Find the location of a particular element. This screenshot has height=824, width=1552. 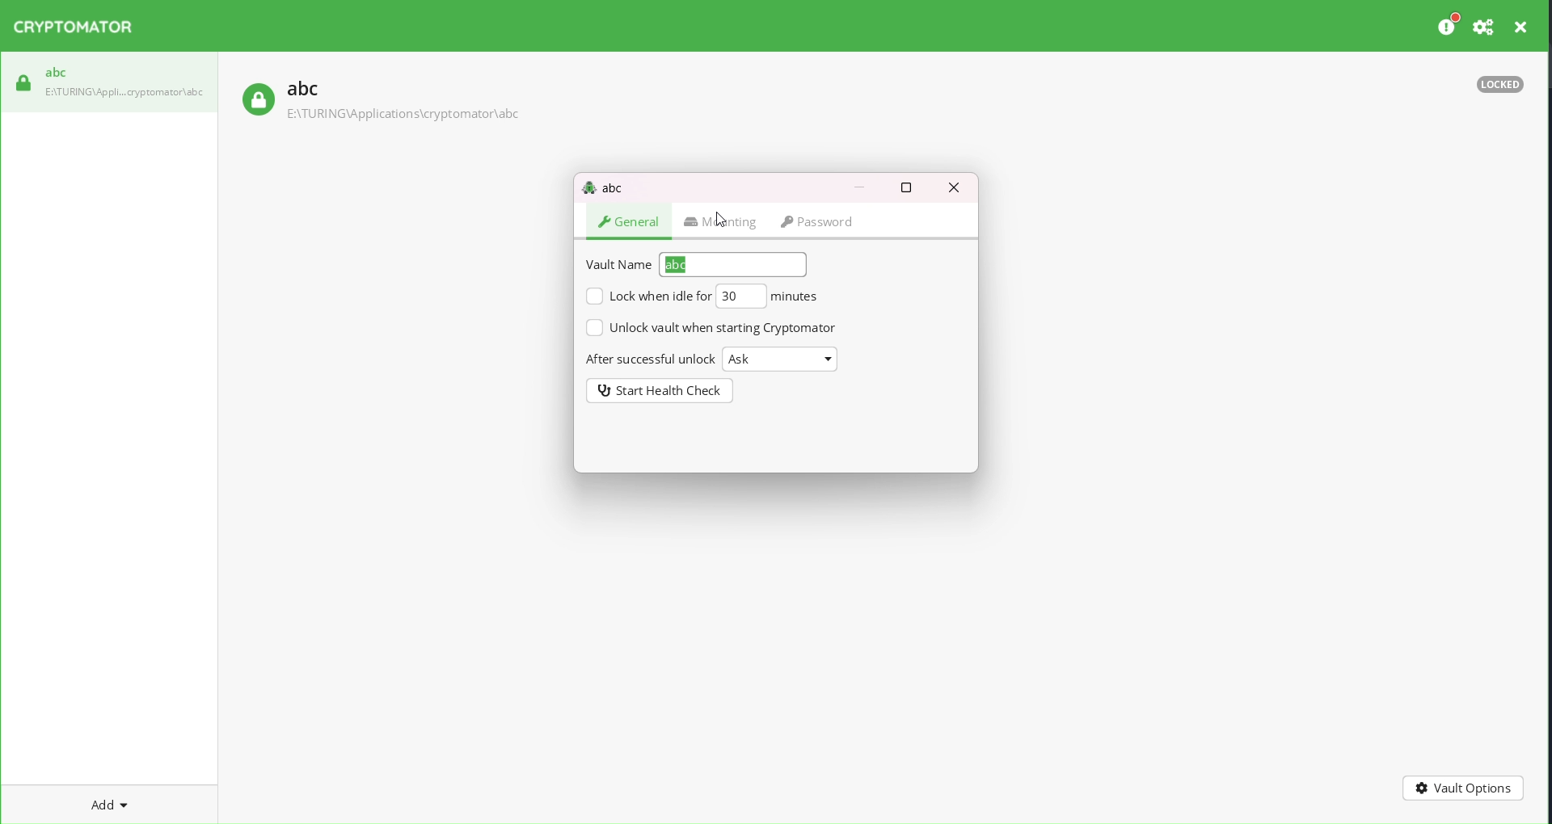

unlock vault when starting app is located at coordinates (713, 329).